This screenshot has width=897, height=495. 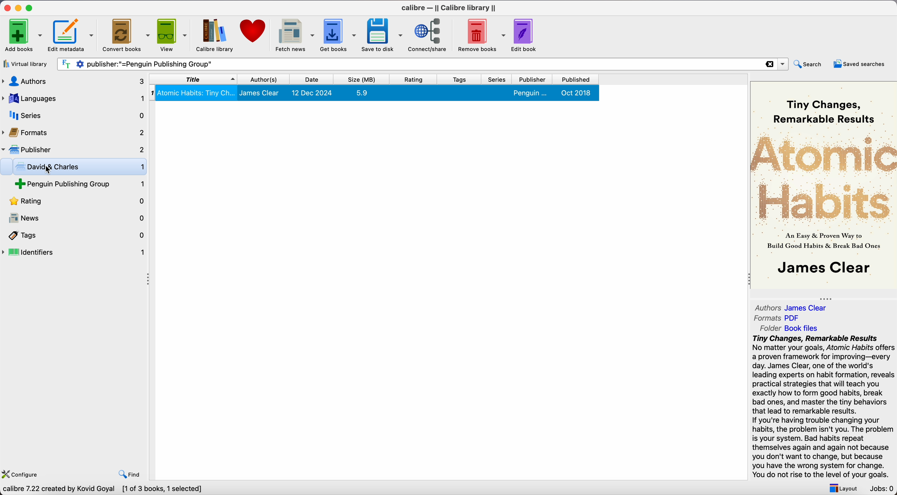 What do you see at coordinates (18, 8) in the screenshot?
I see `minimize` at bounding box center [18, 8].